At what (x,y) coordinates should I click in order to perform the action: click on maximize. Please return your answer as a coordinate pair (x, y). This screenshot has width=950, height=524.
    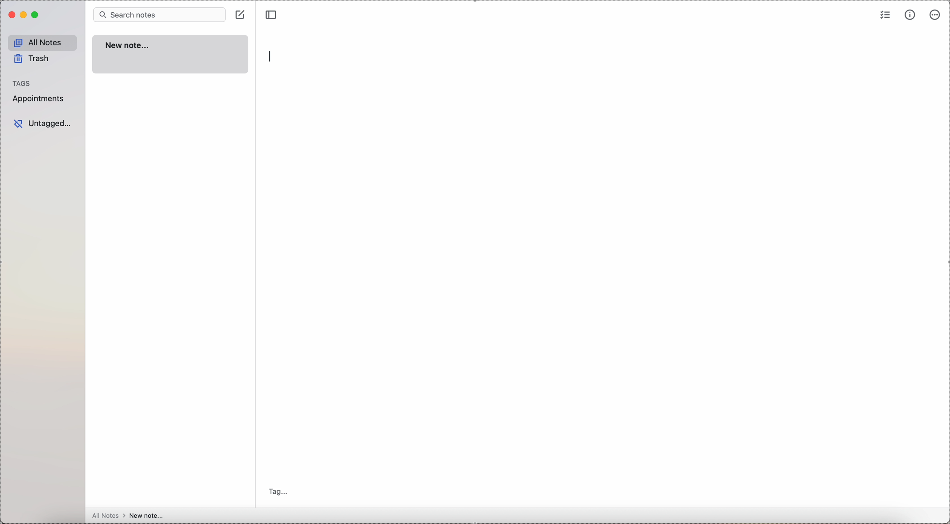
    Looking at the image, I should click on (36, 15).